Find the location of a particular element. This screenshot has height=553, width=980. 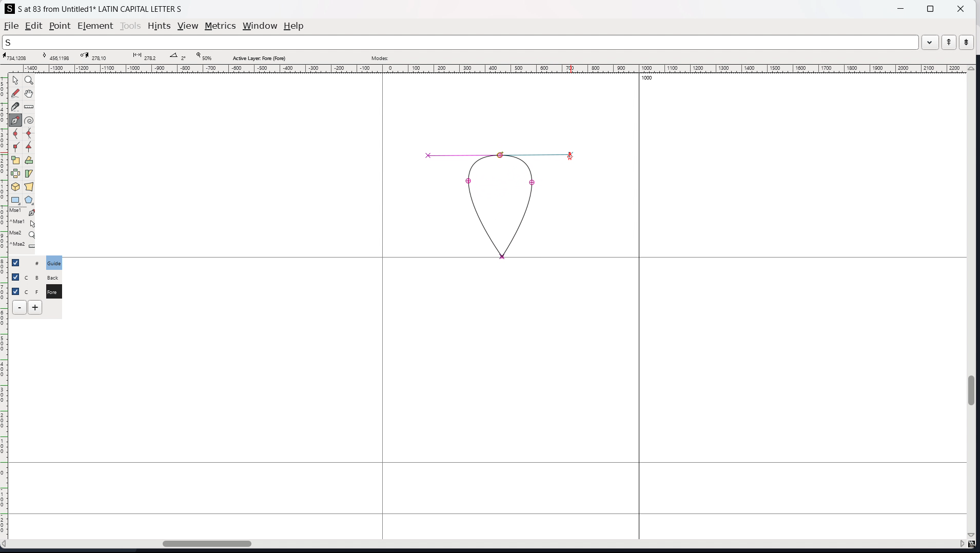

vertical scrollbar is located at coordinates (973, 303).